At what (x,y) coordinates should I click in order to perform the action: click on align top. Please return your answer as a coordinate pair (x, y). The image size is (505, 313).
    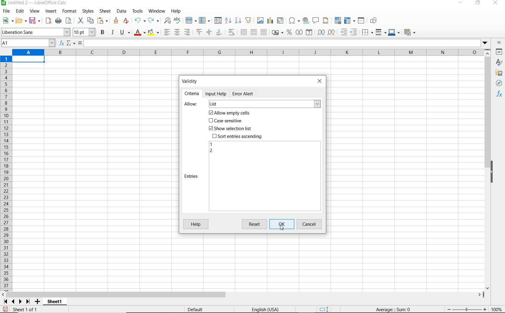
    Looking at the image, I should click on (199, 32).